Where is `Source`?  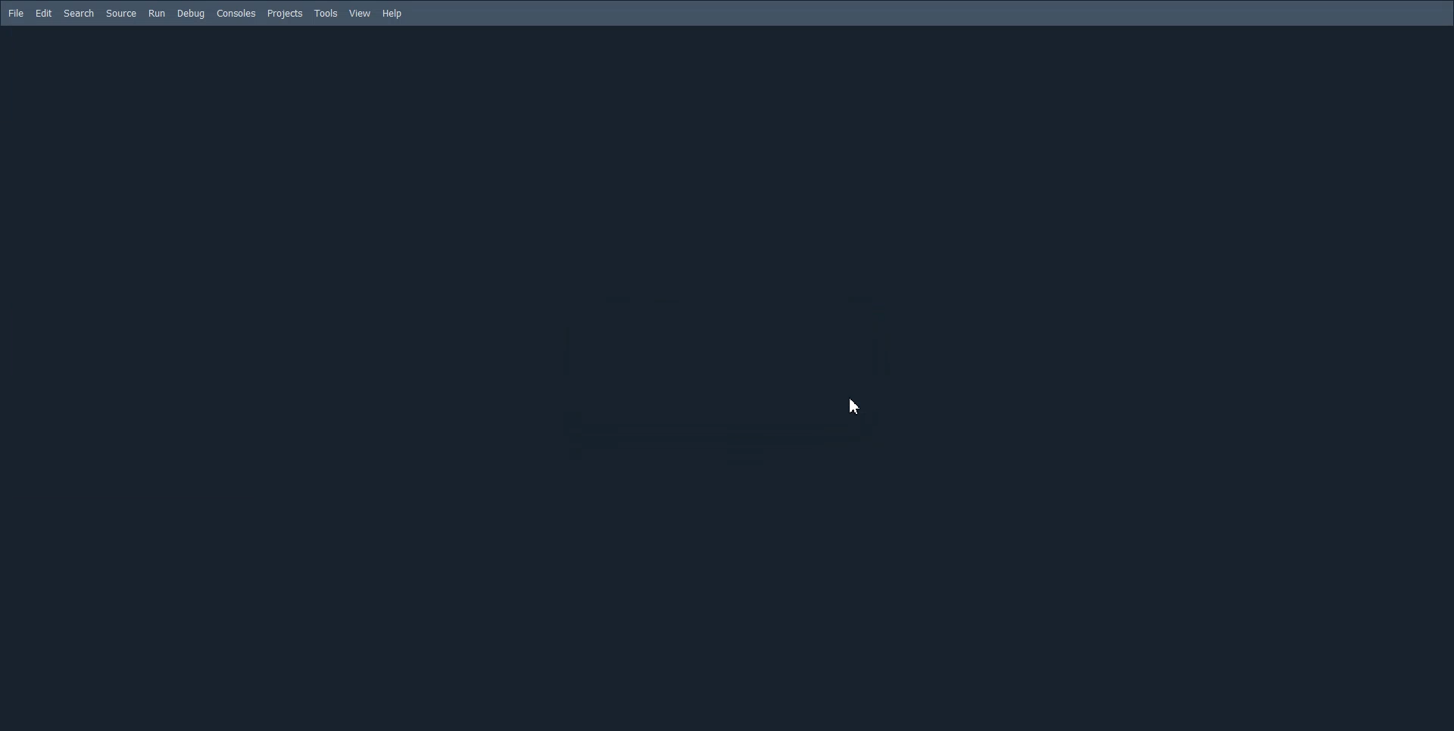 Source is located at coordinates (121, 13).